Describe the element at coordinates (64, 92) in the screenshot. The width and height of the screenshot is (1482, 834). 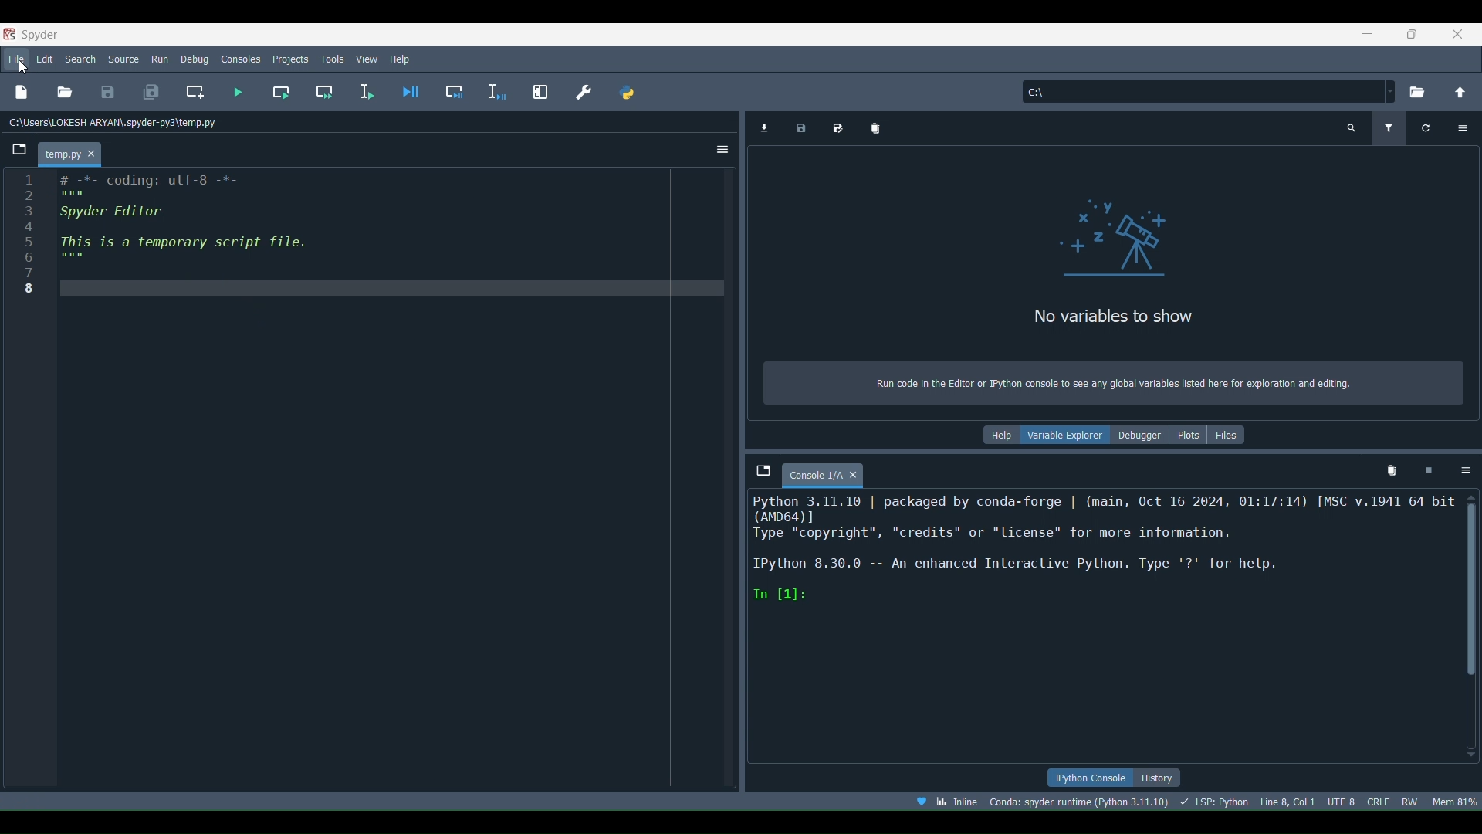
I see `Open file (Ctrl + O)` at that location.